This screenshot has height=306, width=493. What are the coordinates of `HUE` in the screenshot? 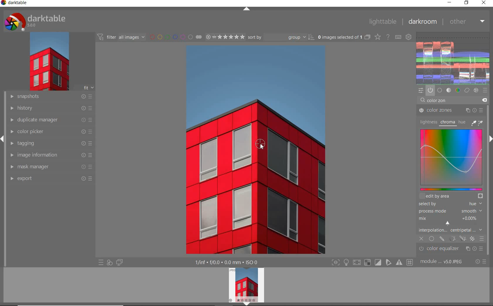 It's located at (461, 122).